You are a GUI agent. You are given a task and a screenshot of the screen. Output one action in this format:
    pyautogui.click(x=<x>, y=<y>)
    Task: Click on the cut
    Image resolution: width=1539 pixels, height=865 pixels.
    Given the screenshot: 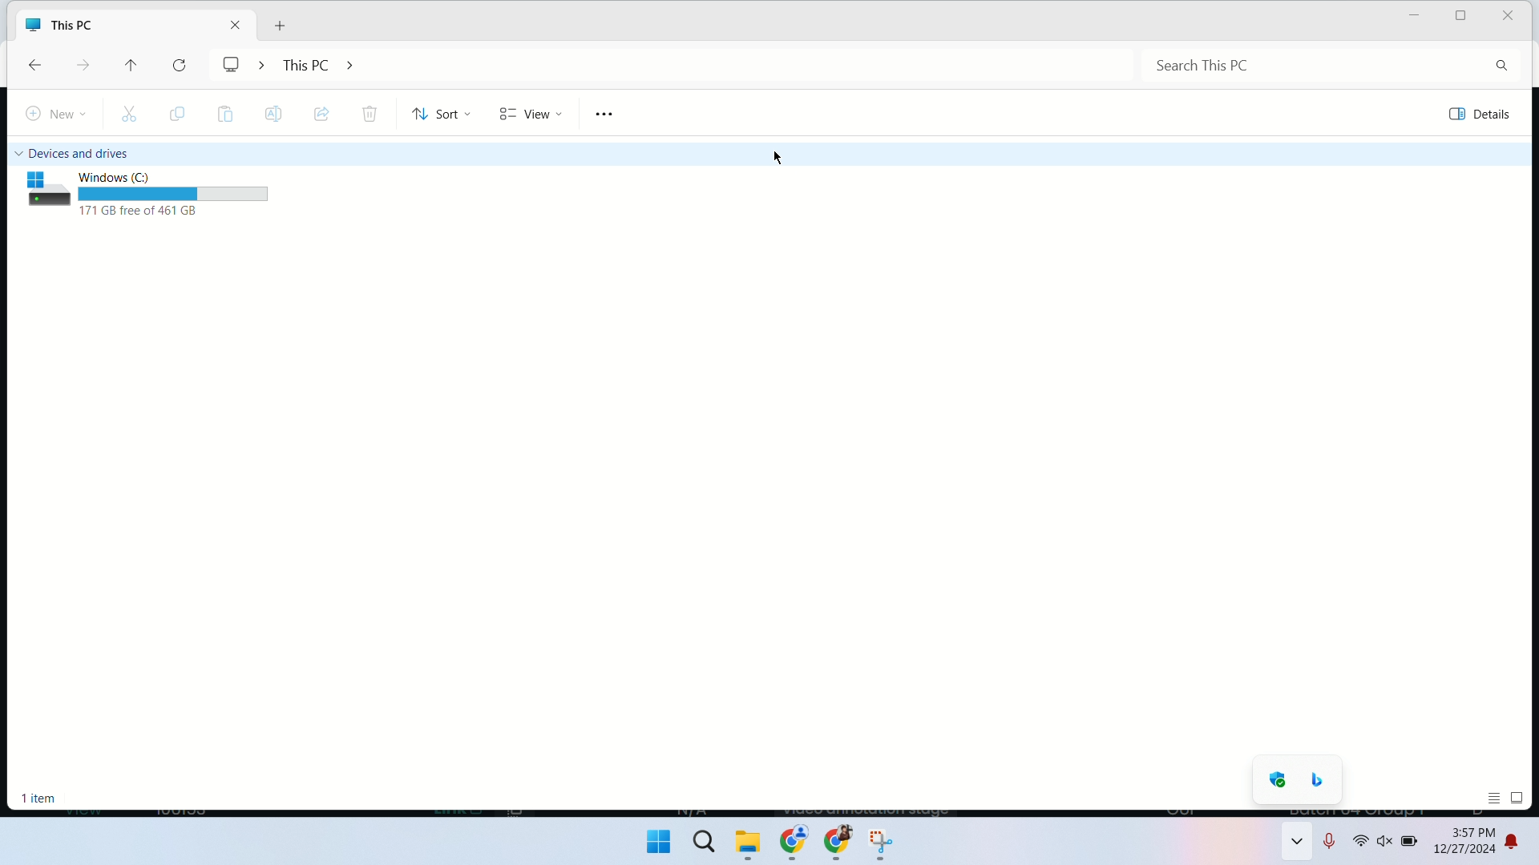 What is the action you would take?
    pyautogui.click(x=133, y=115)
    